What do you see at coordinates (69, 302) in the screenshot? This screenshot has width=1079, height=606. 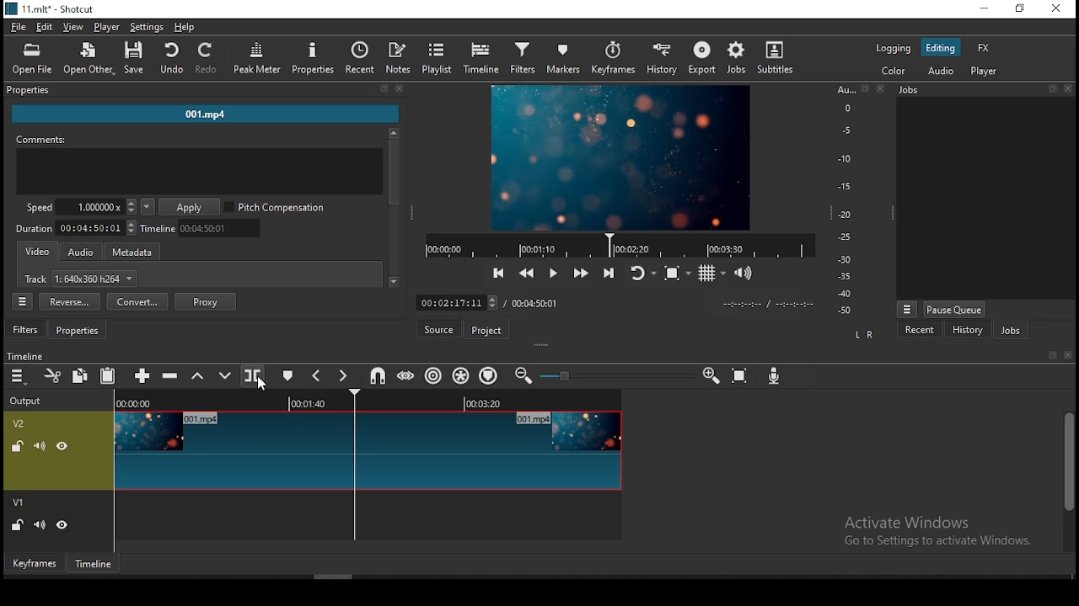 I see `reverse` at bounding box center [69, 302].